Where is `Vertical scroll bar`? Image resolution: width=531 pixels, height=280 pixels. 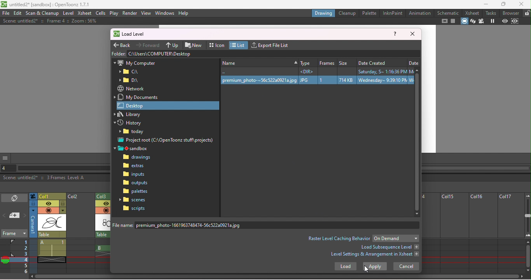
Vertical scroll bar is located at coordinates (418, 142).